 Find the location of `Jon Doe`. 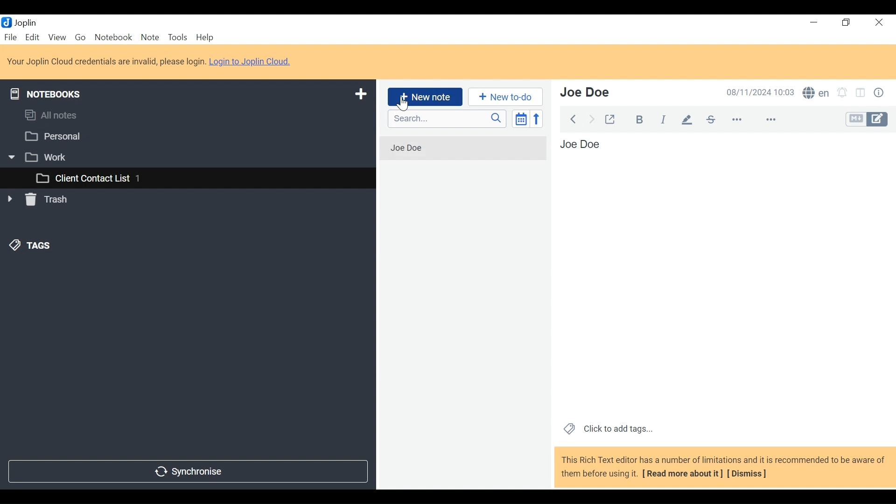

Jon Doe is located at coordinates (629, 92).